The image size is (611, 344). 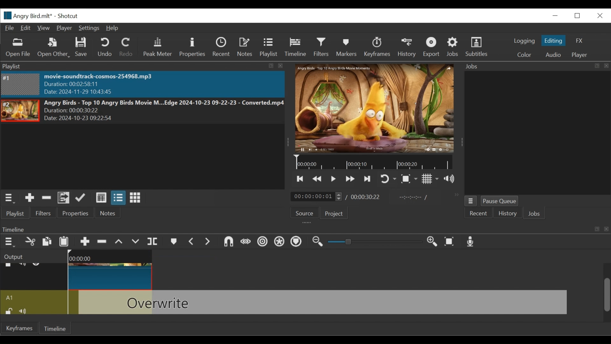 What do you see at coordinates (77, 213) in the screenshot?
I see `Properties` at bounding box center [77, 213].